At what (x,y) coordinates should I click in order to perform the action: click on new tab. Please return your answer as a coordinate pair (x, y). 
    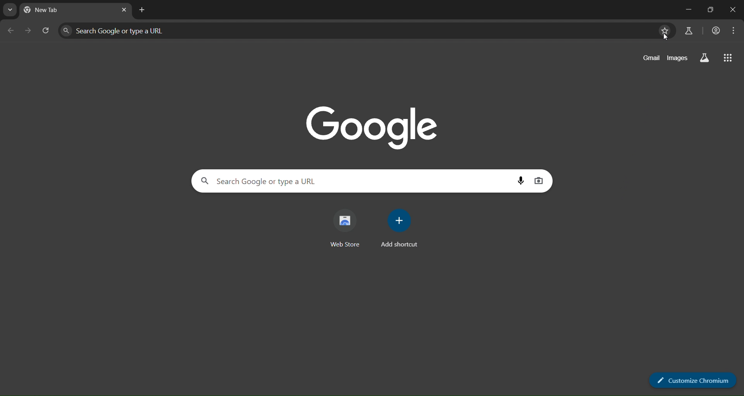
    Looking at the image, I should click on (68, 10).